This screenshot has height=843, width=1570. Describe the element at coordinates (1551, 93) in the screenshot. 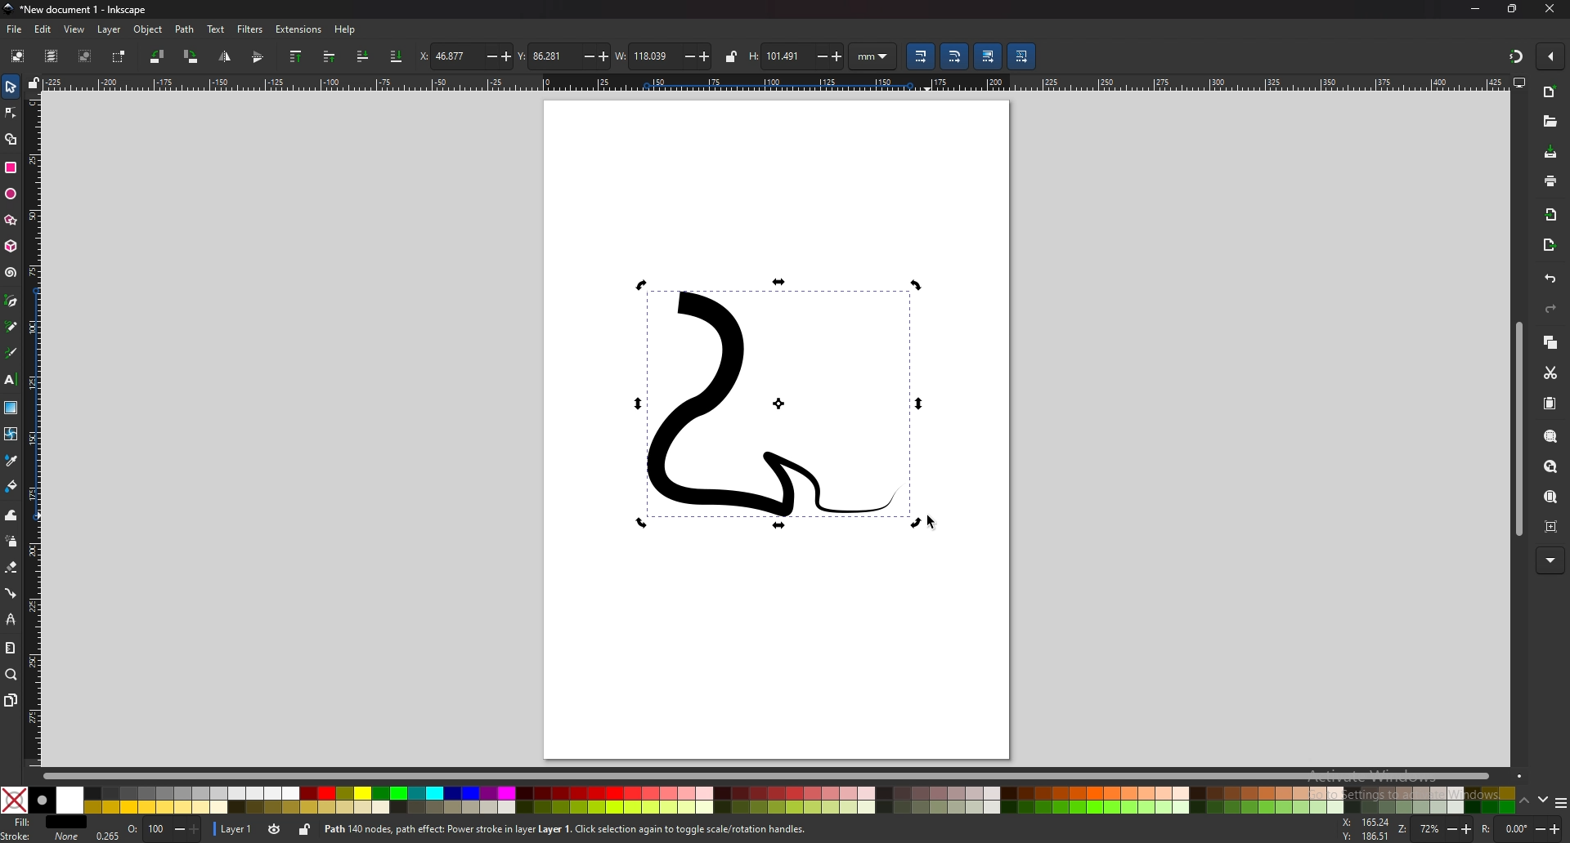

I see `new` at that location.